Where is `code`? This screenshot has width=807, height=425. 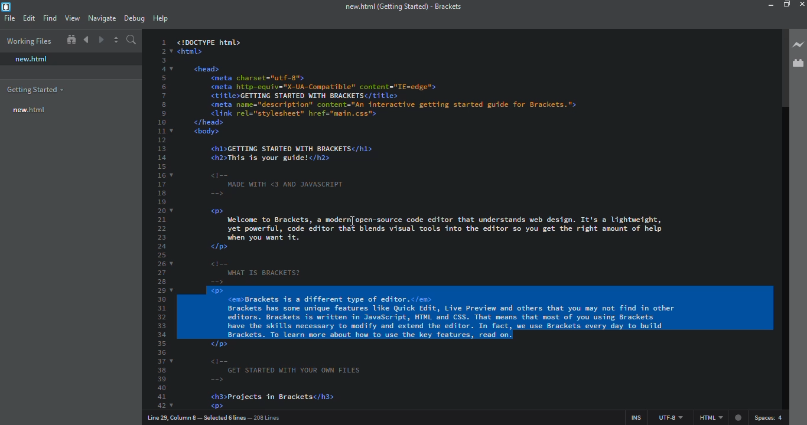
code is located at coordinates (426, 156).